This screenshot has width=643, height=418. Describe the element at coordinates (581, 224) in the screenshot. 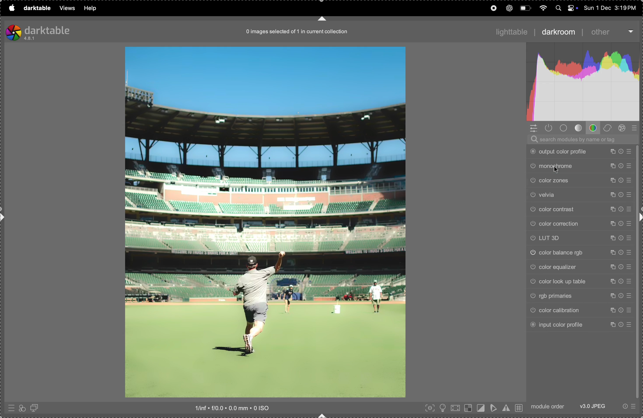

I see `color correction` at that location.